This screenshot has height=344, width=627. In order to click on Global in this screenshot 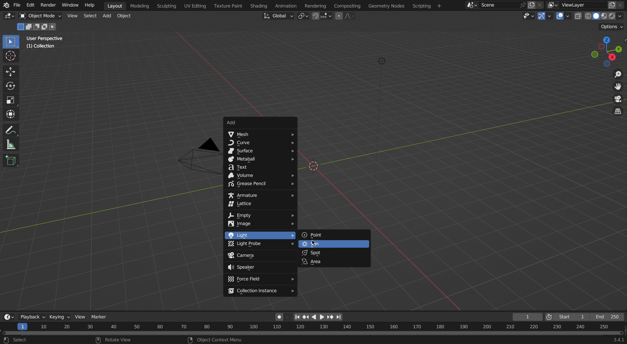, I will do `click(278, 16)`.